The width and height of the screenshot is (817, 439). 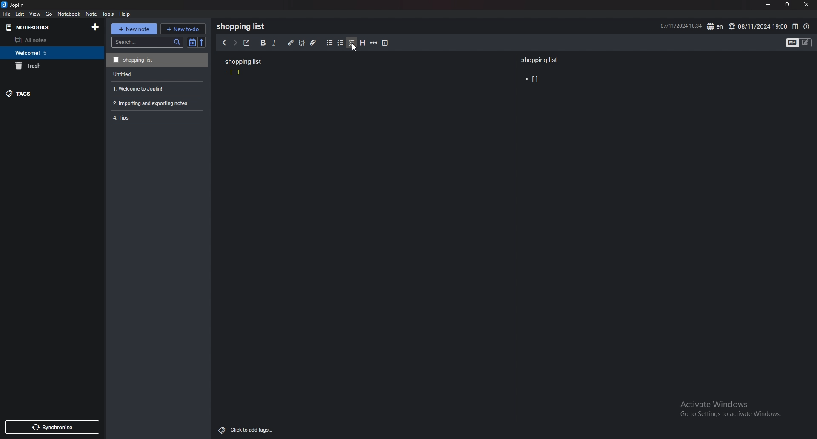 What do you see at coordinates (223, 43) in the screenshot?
I see `previous` at bounding box center [223, 43].